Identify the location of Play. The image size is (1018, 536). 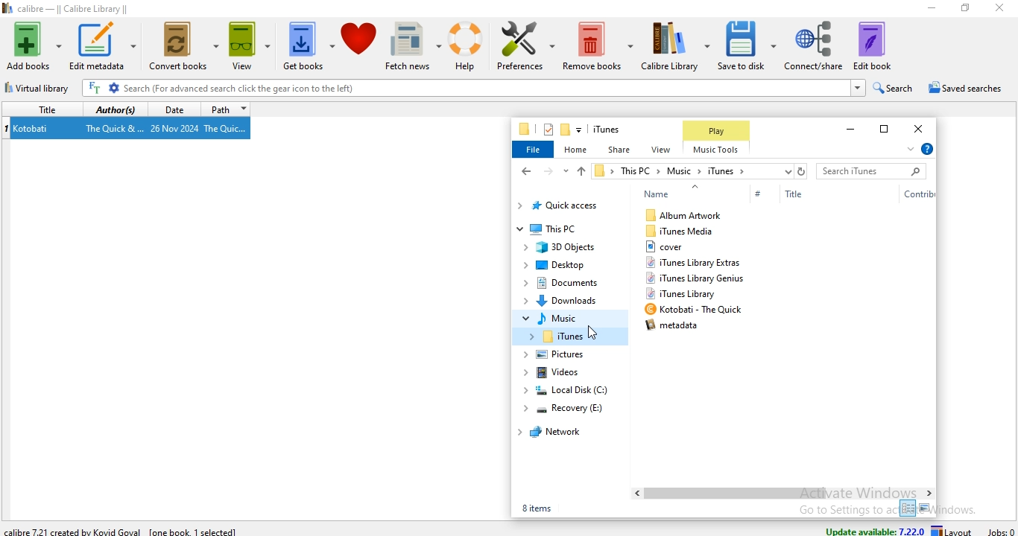
(710, 130).